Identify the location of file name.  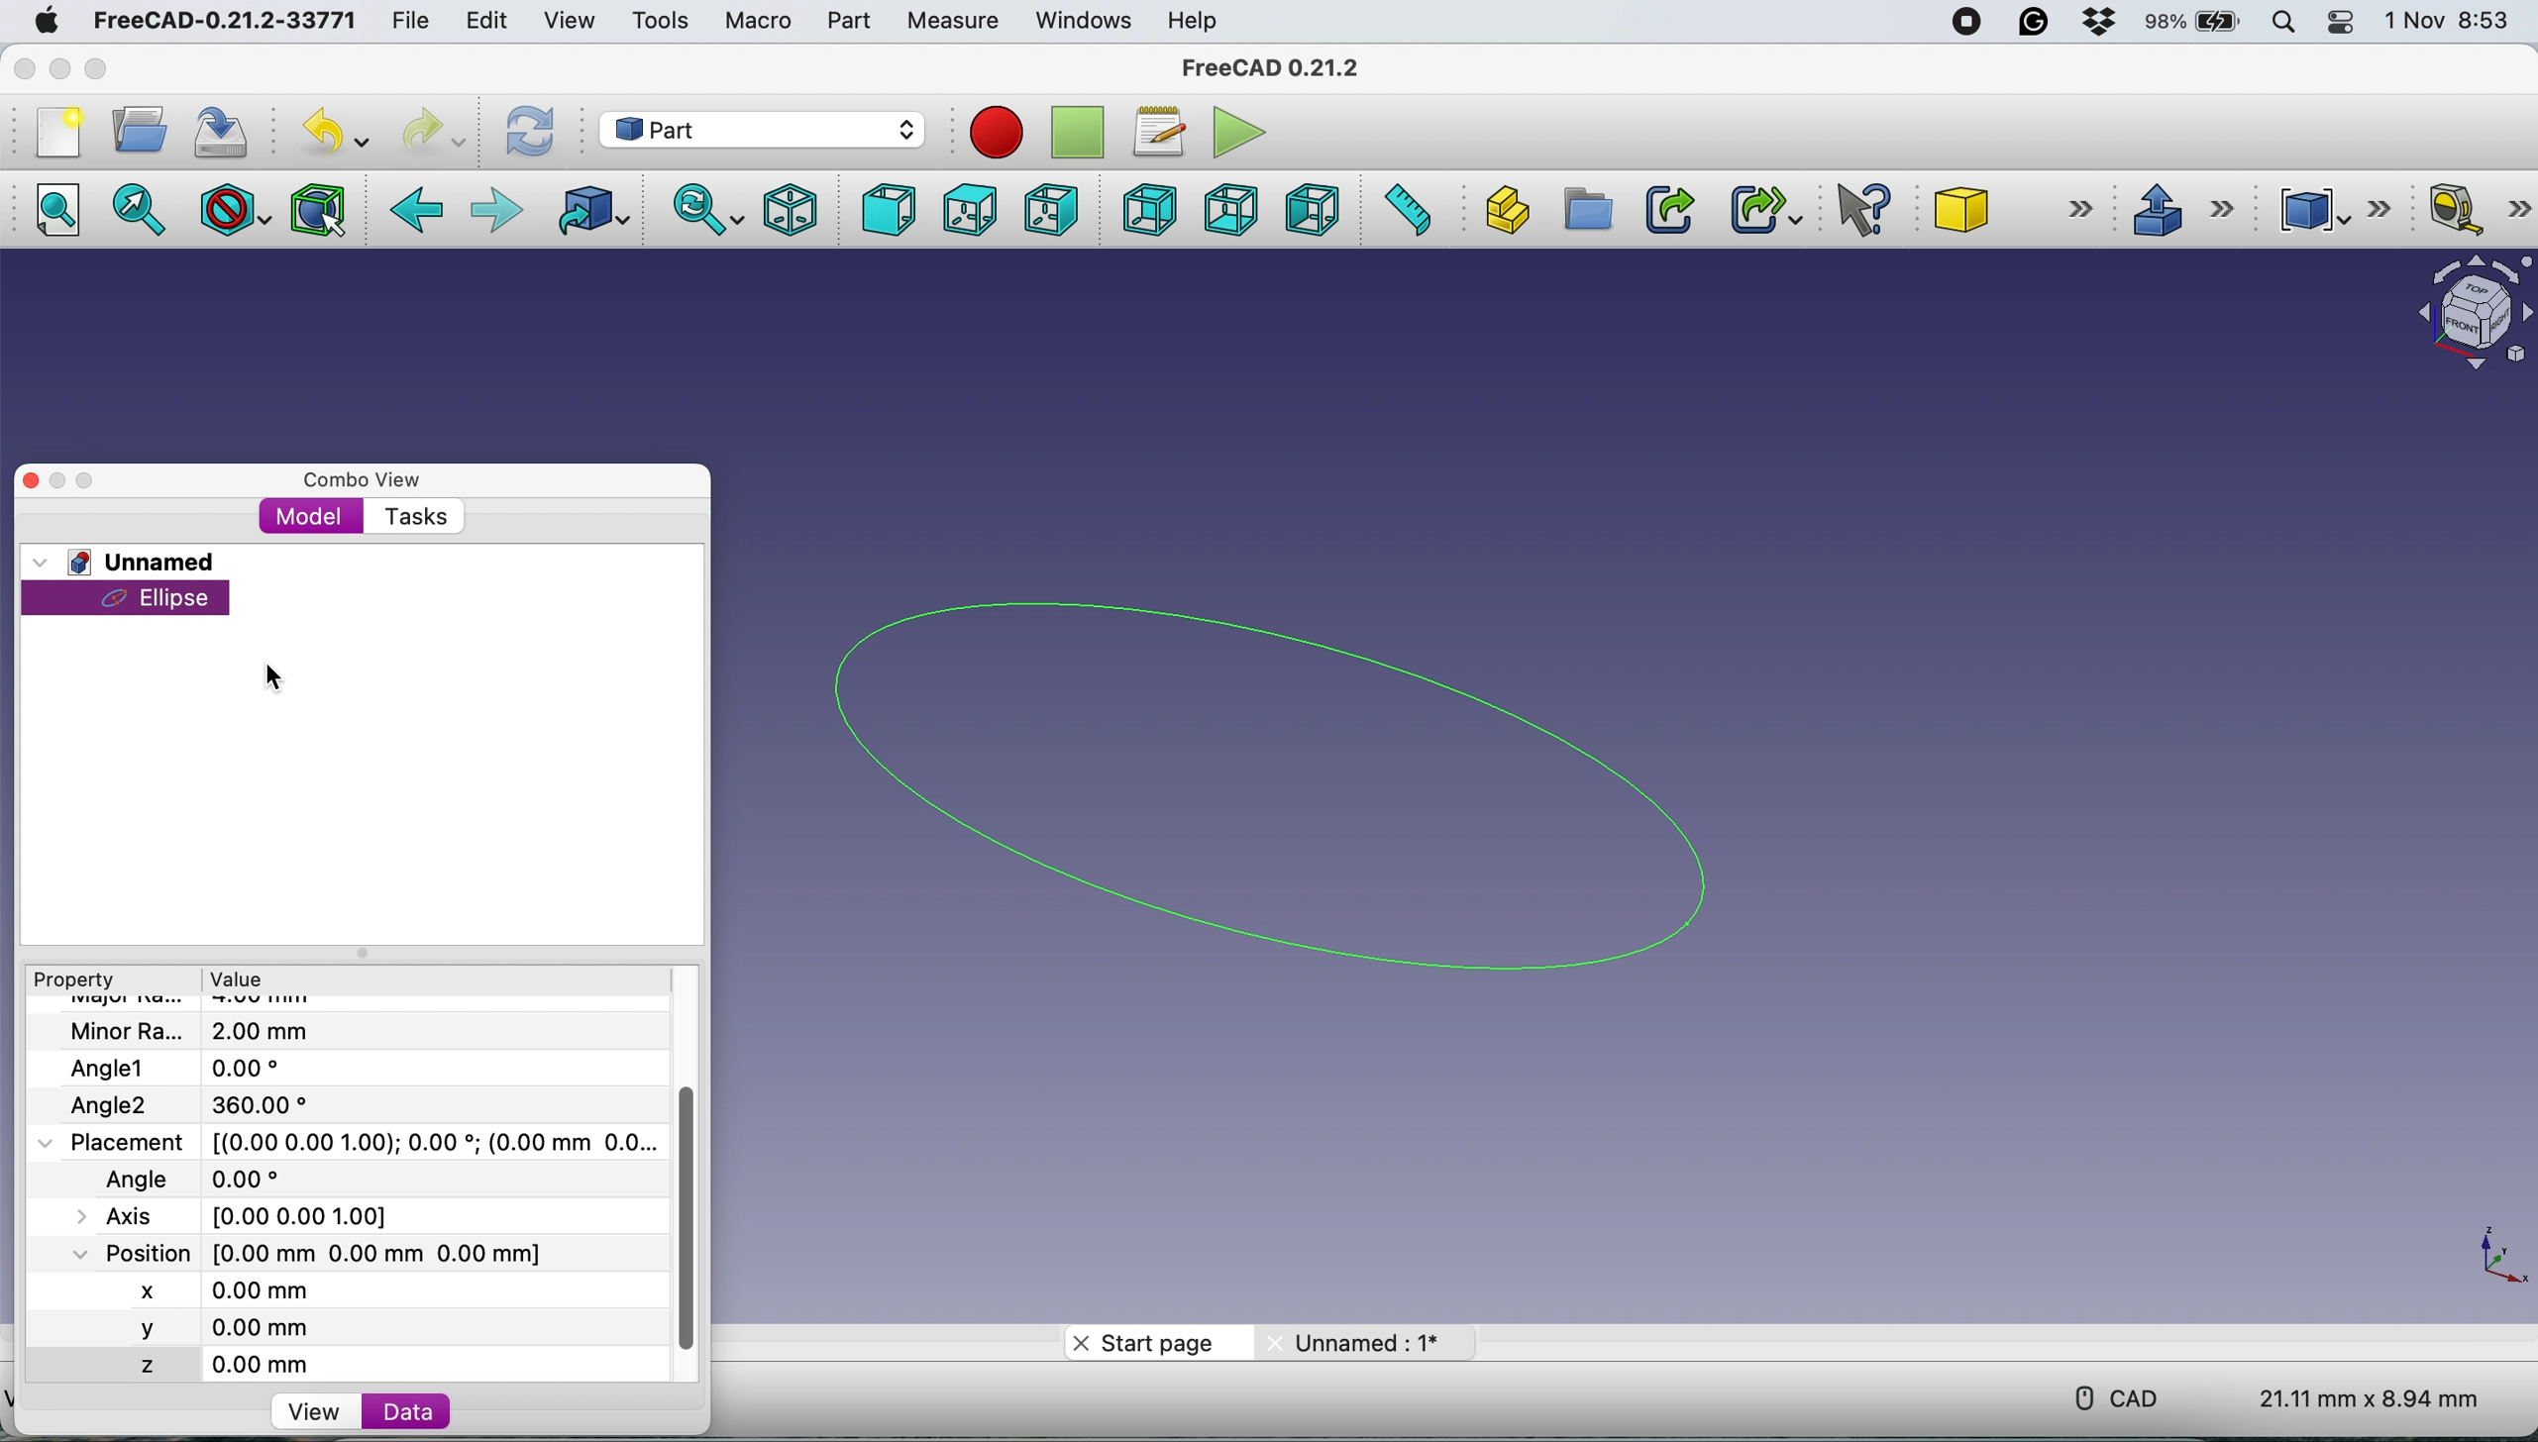
(200, 1032).